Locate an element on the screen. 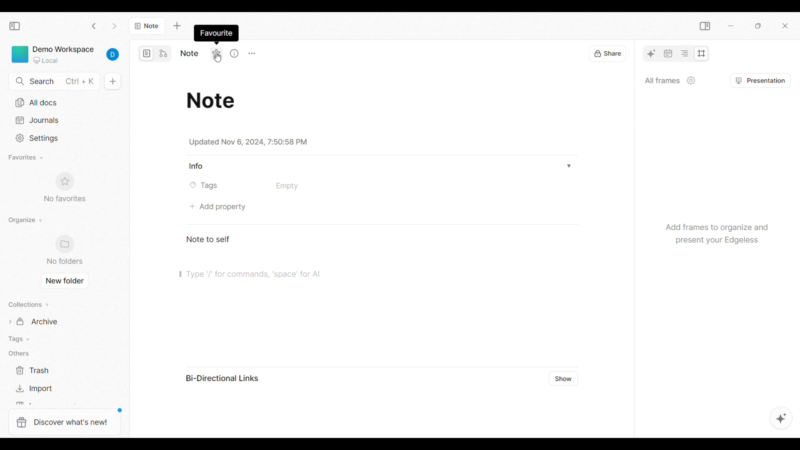 This screenshot has width=800, height=450. Empty is located at coordinates (287, 186).